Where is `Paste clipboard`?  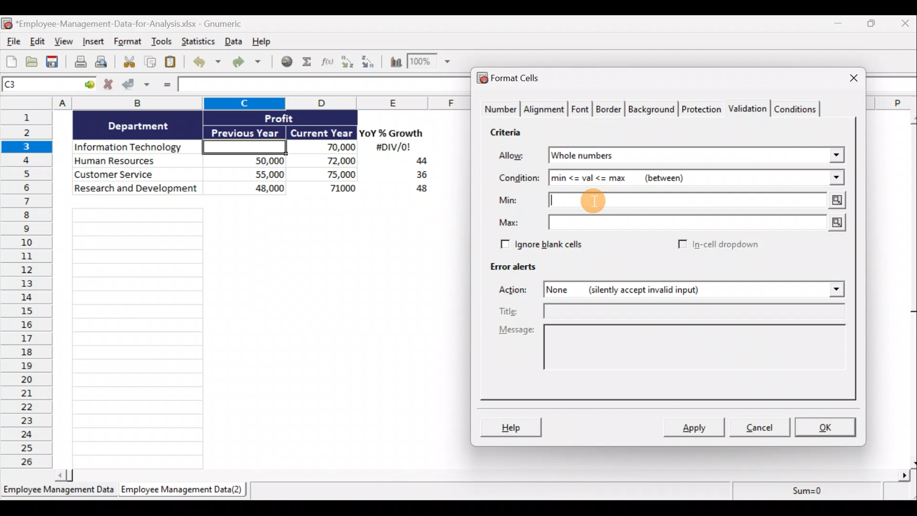
Paste clipboard is located at coordinates (173, 62).